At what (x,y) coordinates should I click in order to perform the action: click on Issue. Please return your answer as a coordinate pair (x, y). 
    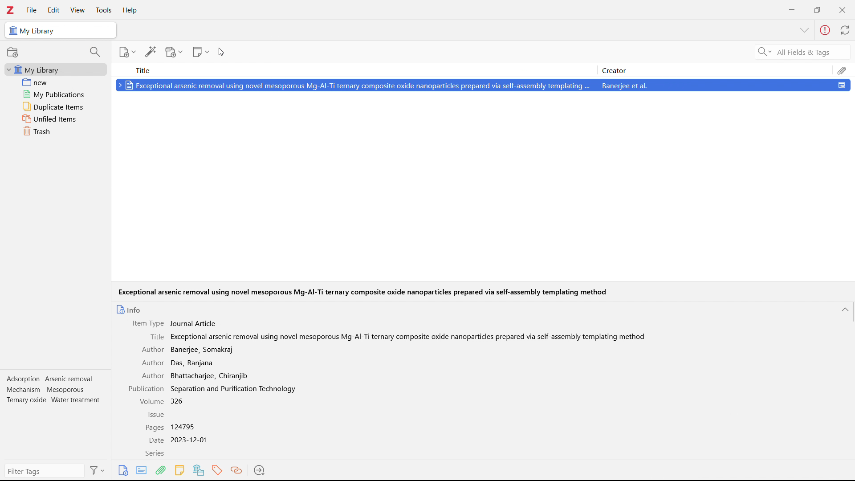
    Looking at the image, I should click on (159, 416).